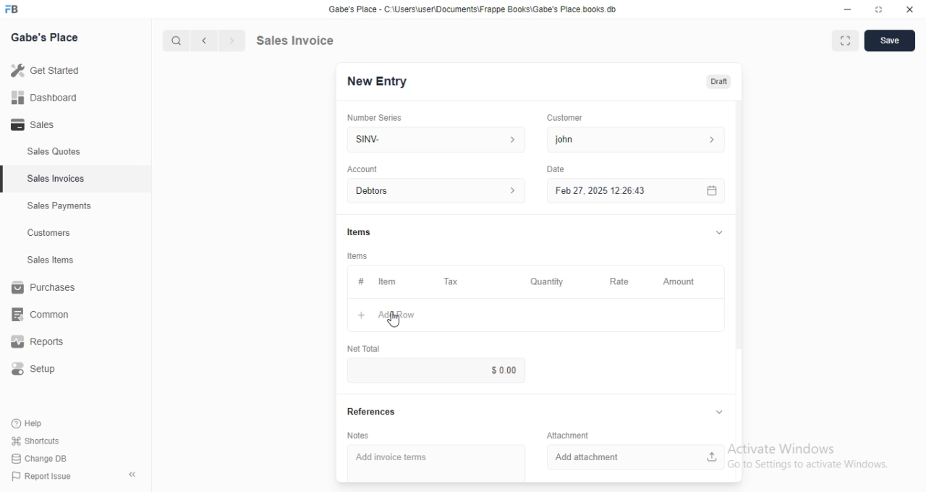 This screenshot has width=926, height=492. Describe the element at coordinates (715, 232) in the screenshot. I see `Expand` at that location.